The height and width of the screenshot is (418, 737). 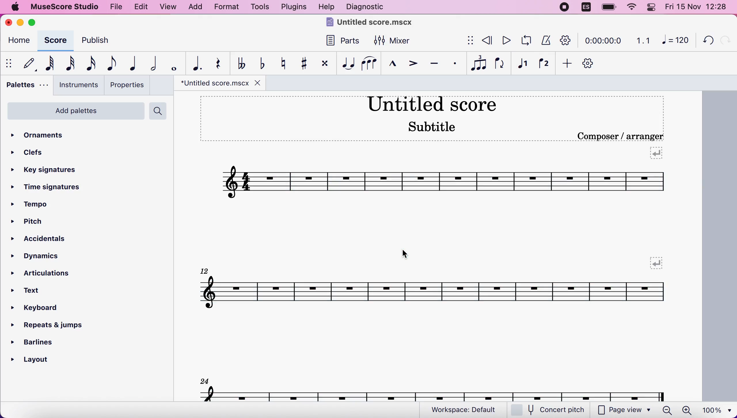 What do you see at coordinates (586, 9) in the screenshot?
I see `language` at bounding box center [586, 9].